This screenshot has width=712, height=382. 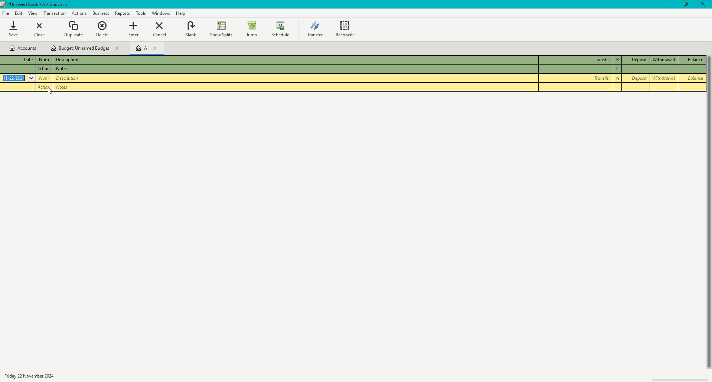 I want to click on Edit, so click(x=19, y=13).